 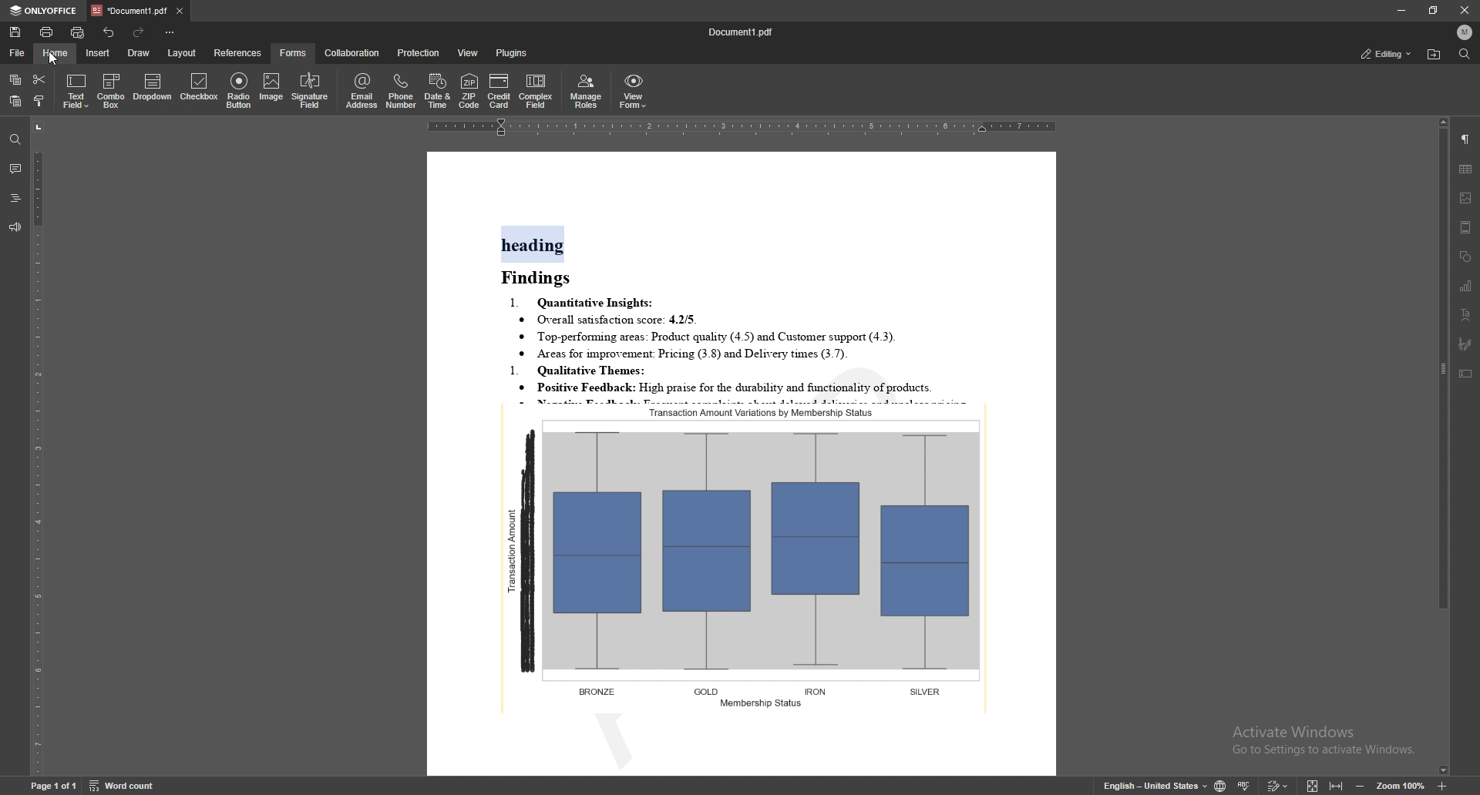 I want to click on complex field, so click(x=537, y=92).